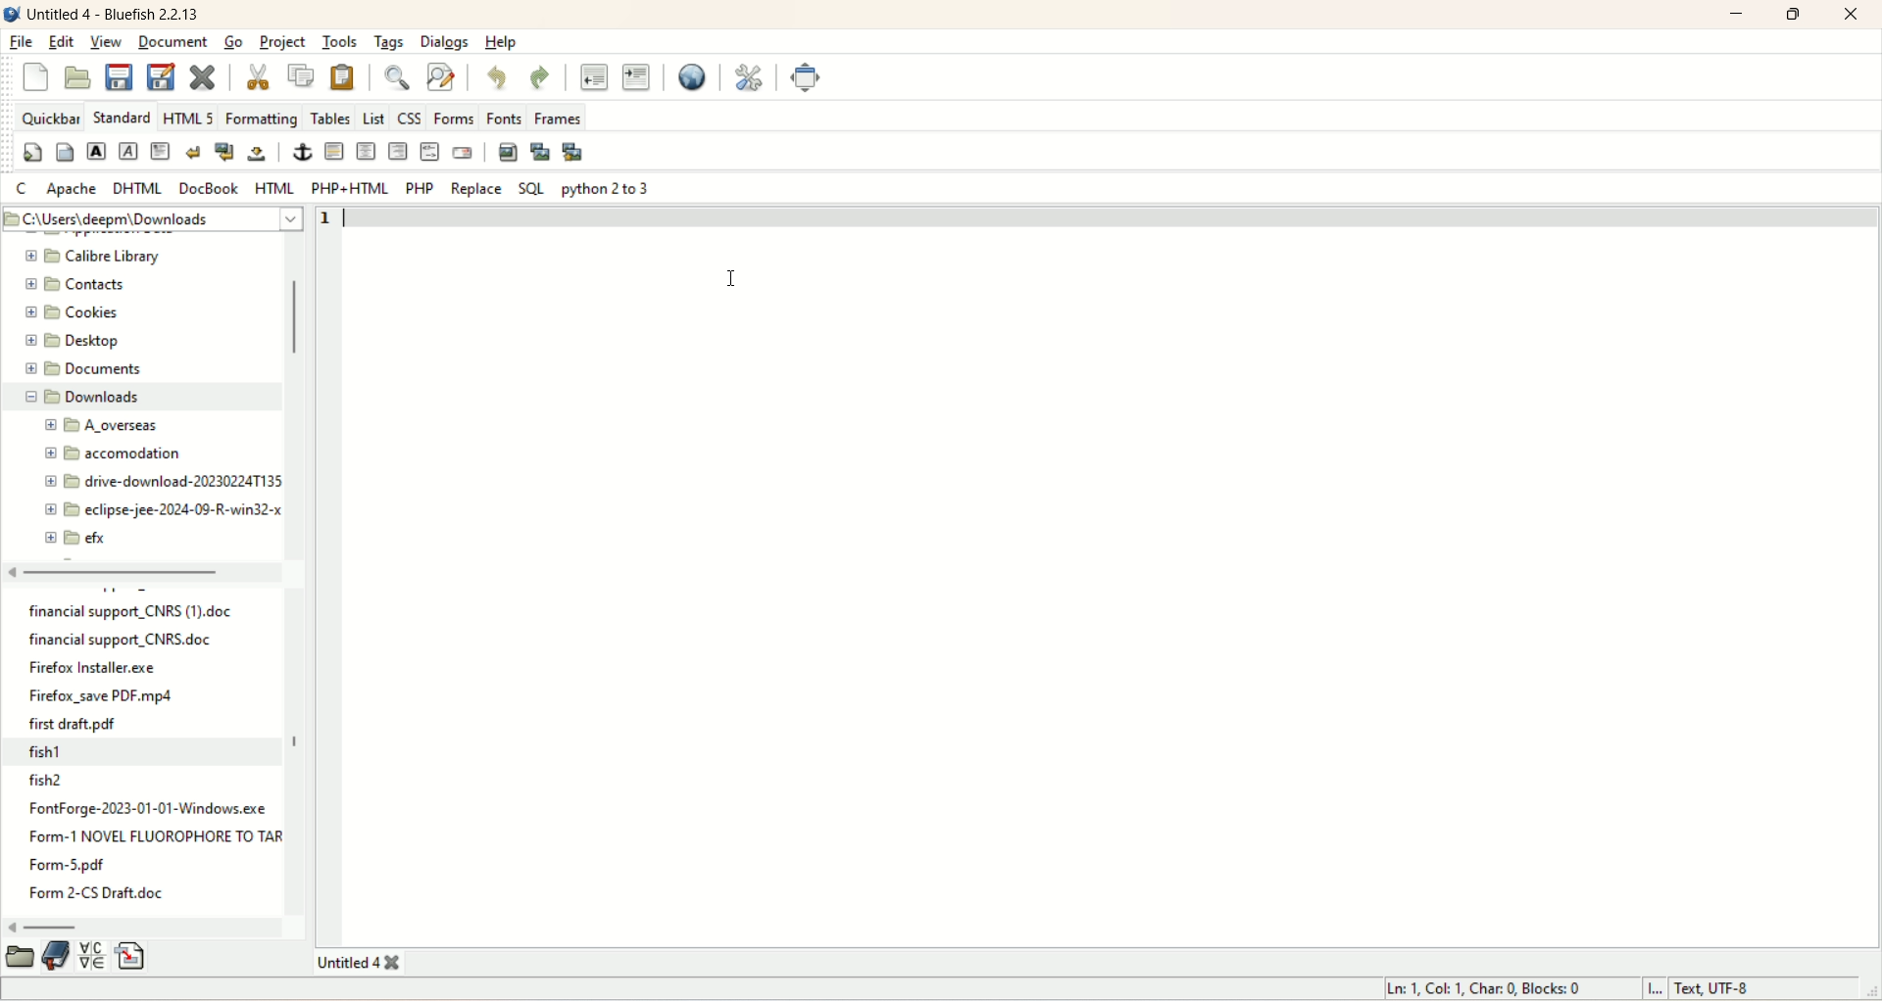 This screenshot has width=1882, height=1001. What do you see at coordinates (591, 78) in the screenshot?
I see `unindent` at bounding box center [591, 78].